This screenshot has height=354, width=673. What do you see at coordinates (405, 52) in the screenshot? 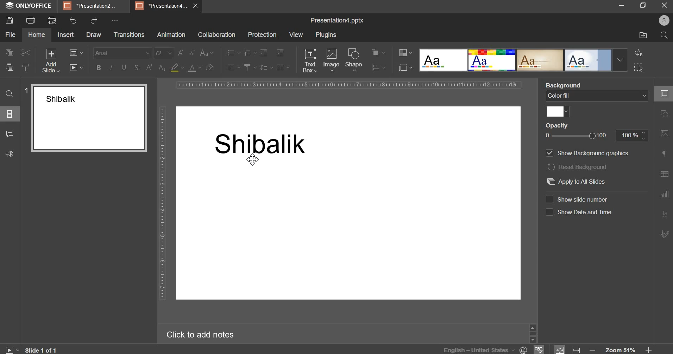
I see `change color themes` at bounding box center [405, 52].